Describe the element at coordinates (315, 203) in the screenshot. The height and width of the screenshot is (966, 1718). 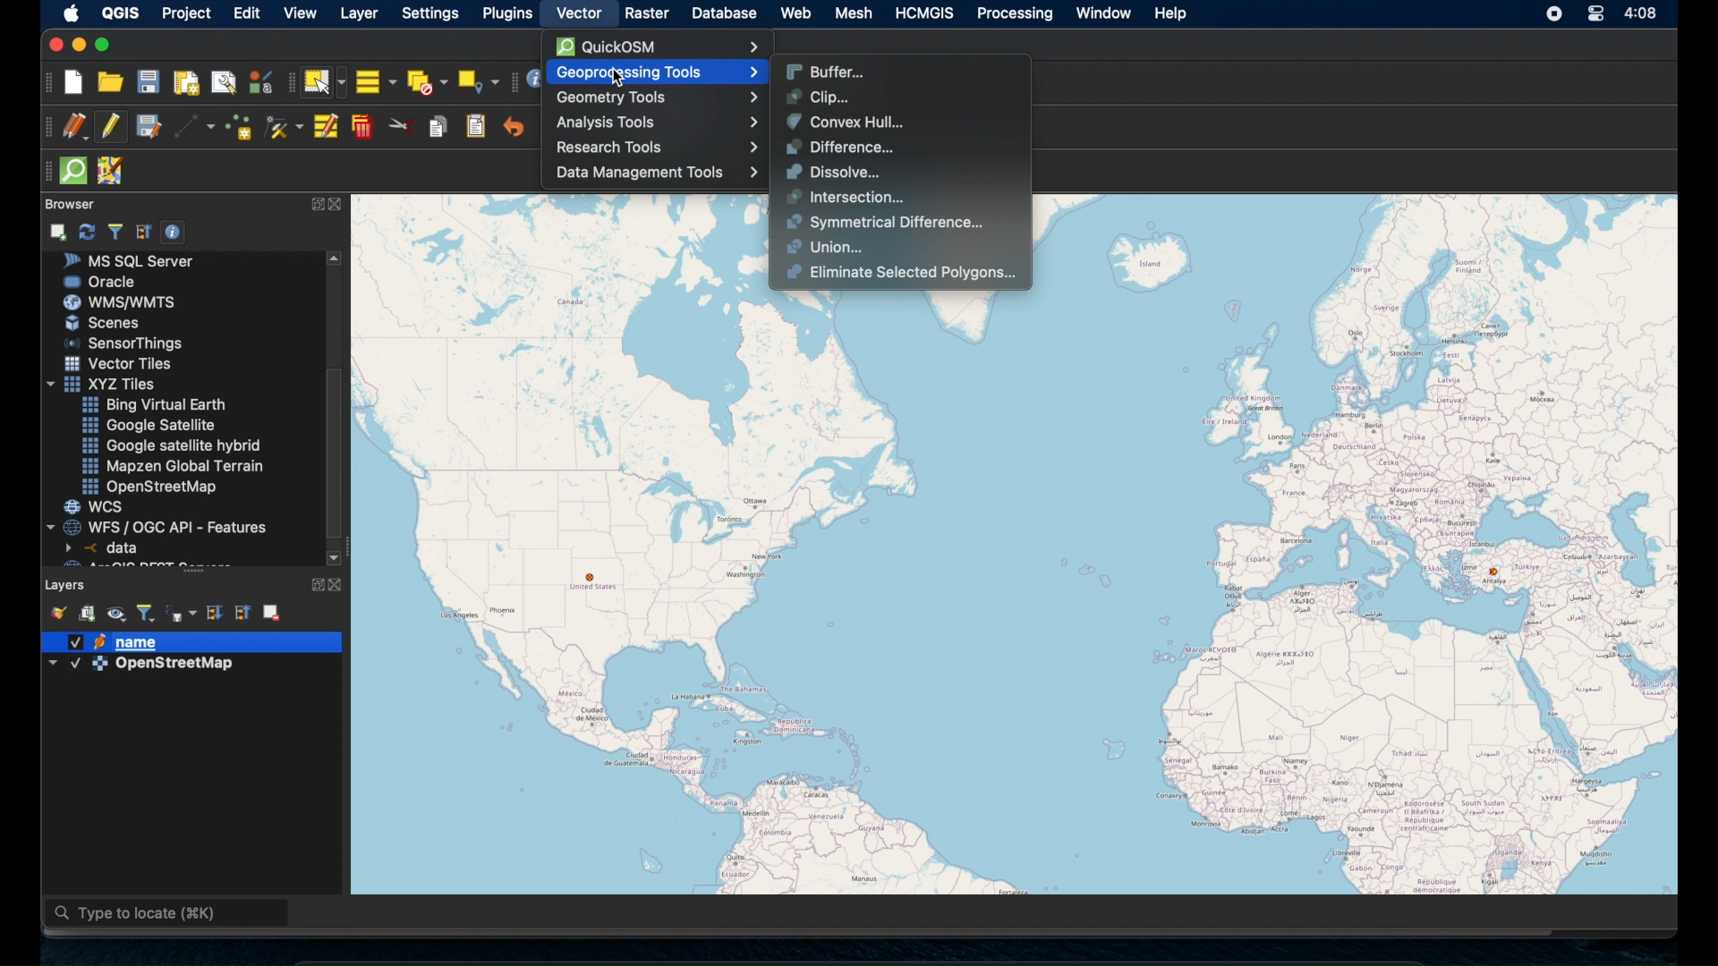
I see `expand` at that location.